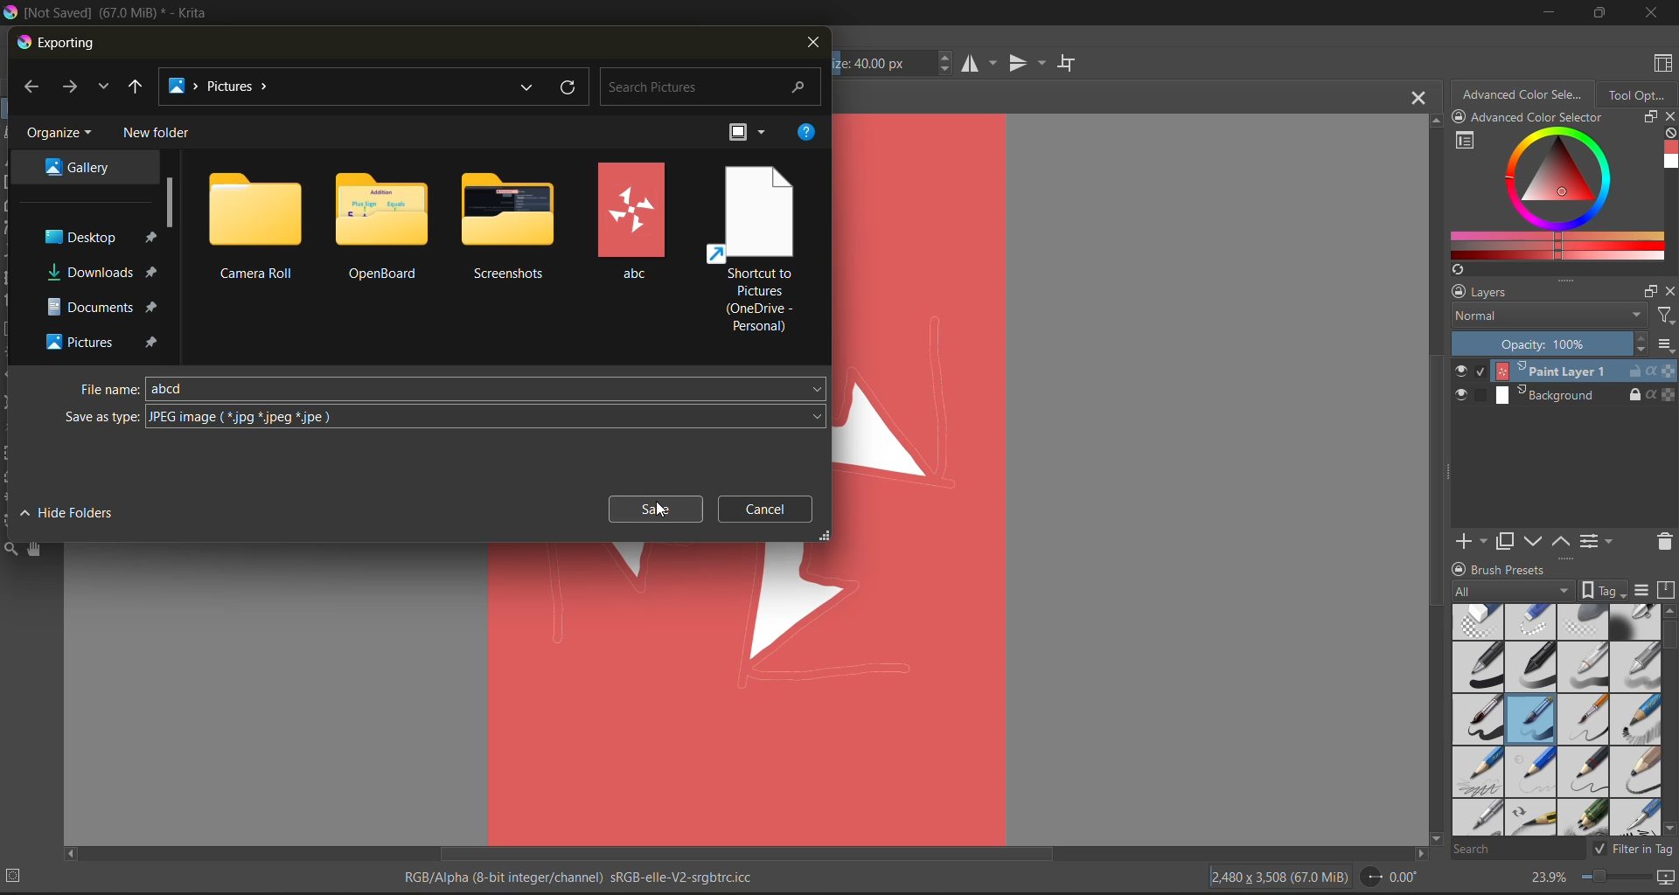  I want to click on mask up, so click(1564, 539).